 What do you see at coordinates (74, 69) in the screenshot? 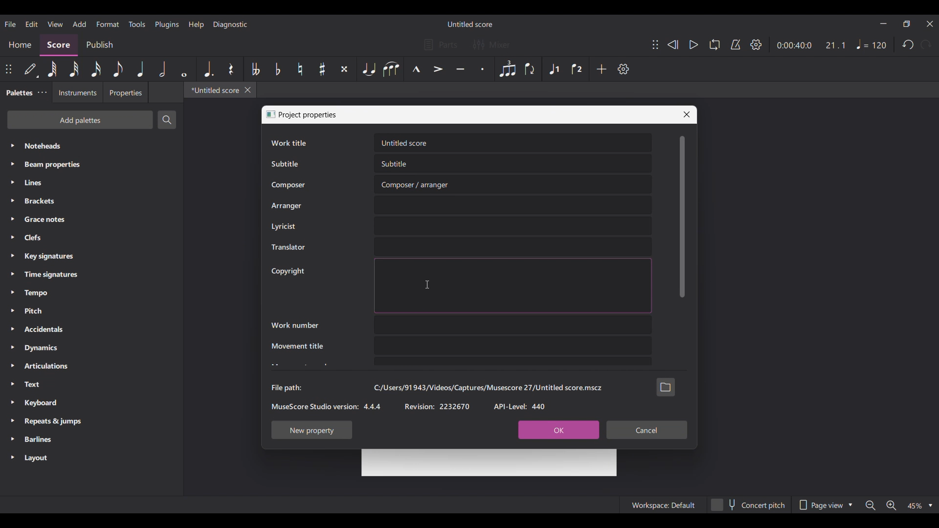
I see `32nd menu` at bounding box center [74, 69].